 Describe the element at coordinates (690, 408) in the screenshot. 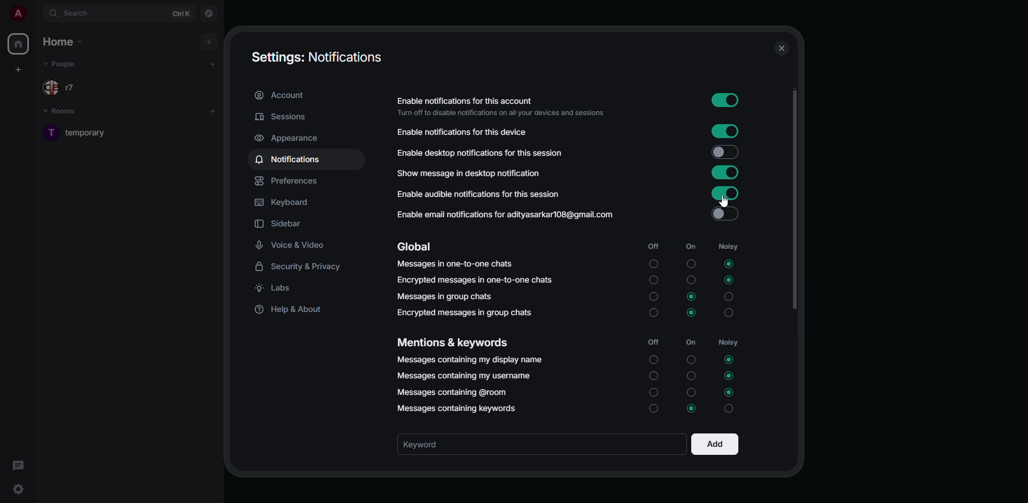

I see `selected` at that location.